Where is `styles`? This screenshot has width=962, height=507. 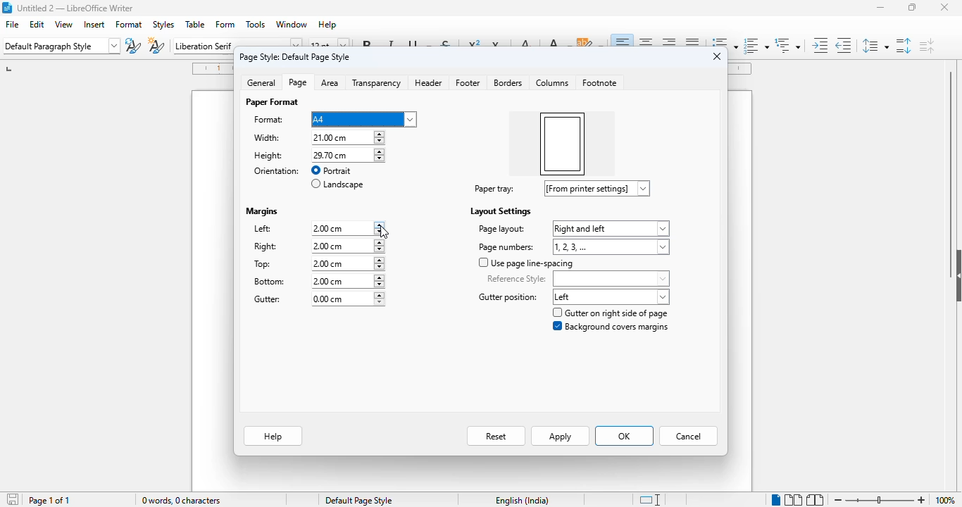 styles is located at coordinates (164, 25).